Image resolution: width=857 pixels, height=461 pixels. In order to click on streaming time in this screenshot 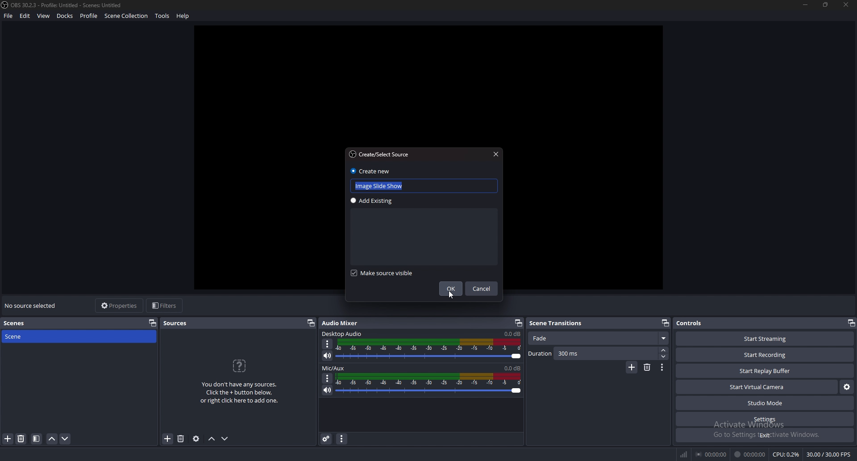, I will do `click(711, 454)`.